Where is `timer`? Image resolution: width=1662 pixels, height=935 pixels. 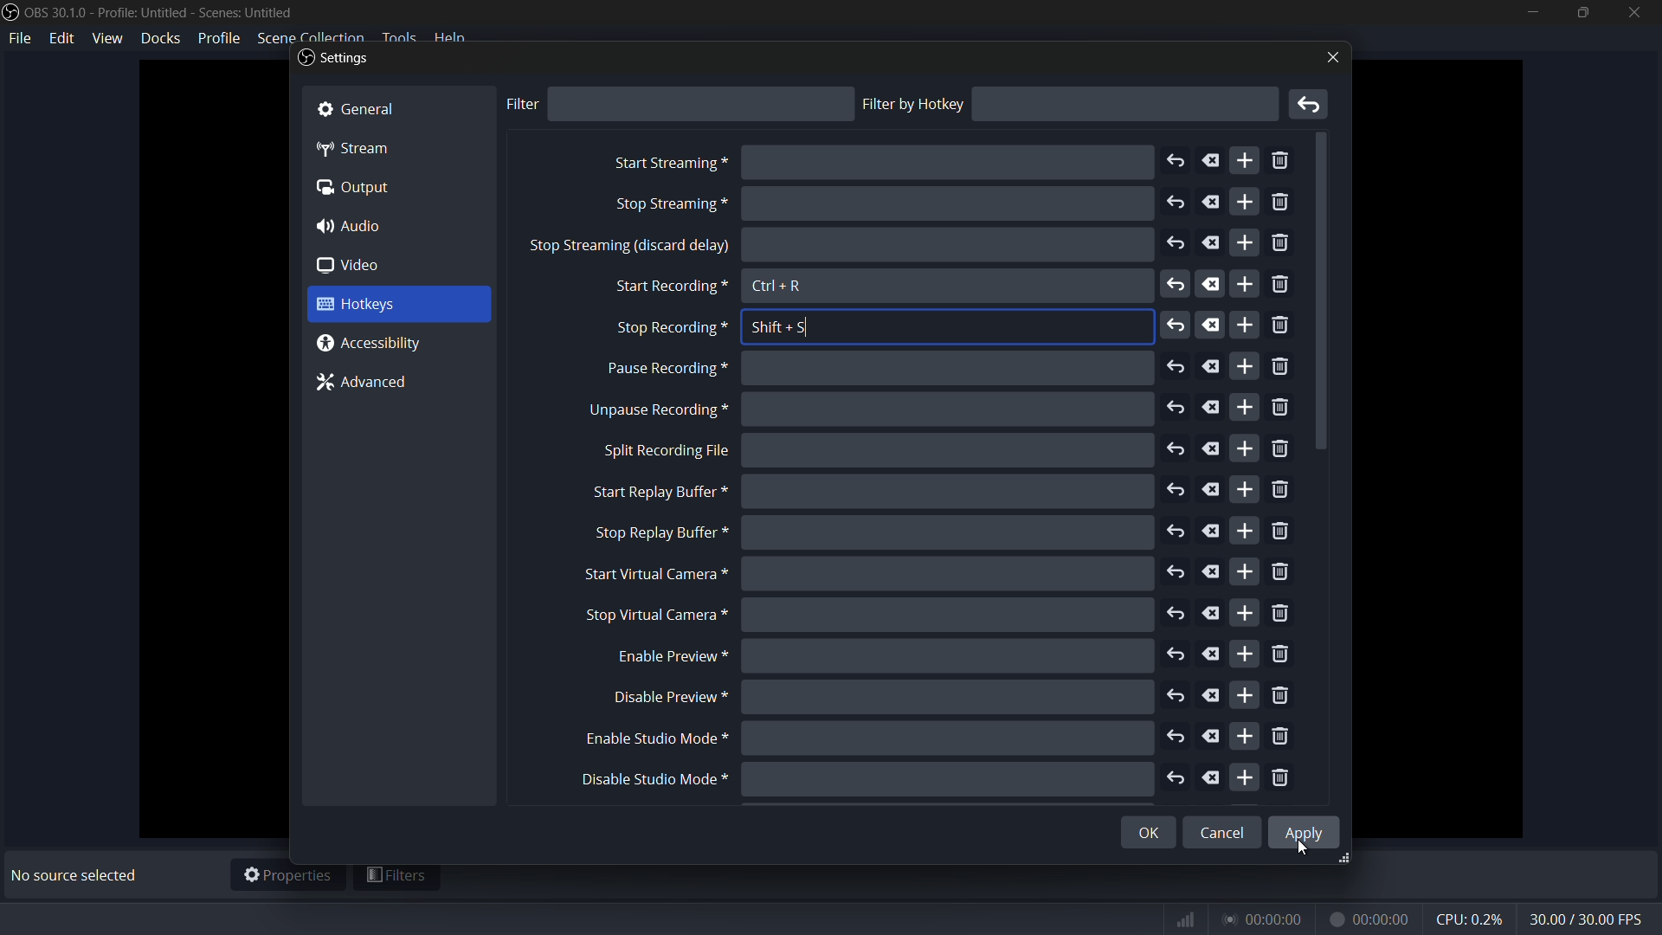
timer is located at coordinates (1292, 919).